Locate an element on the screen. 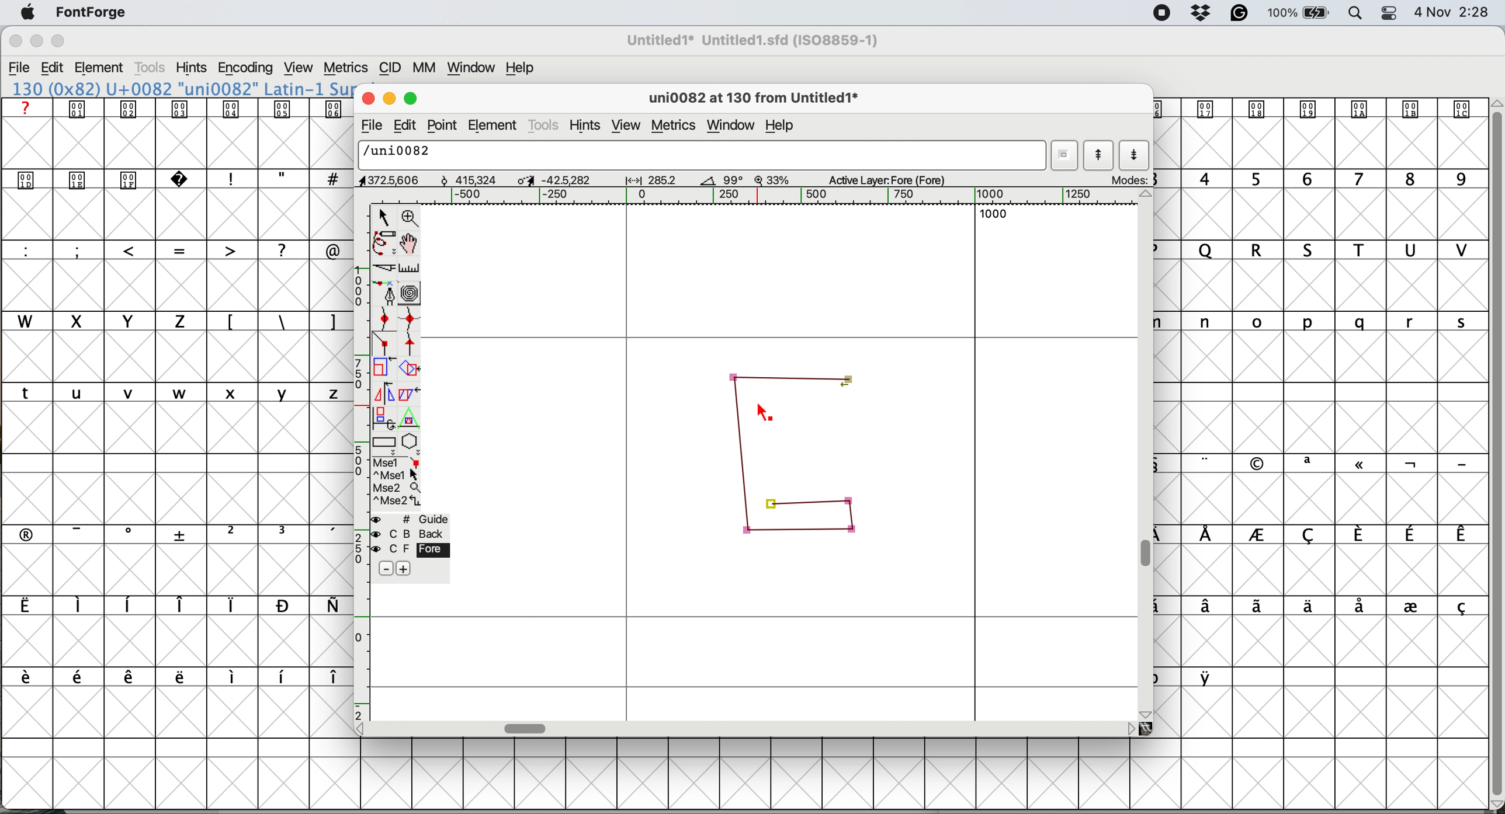 The width and height of the screenshot is (1505, 814). window is located at coordinates (734, 126).